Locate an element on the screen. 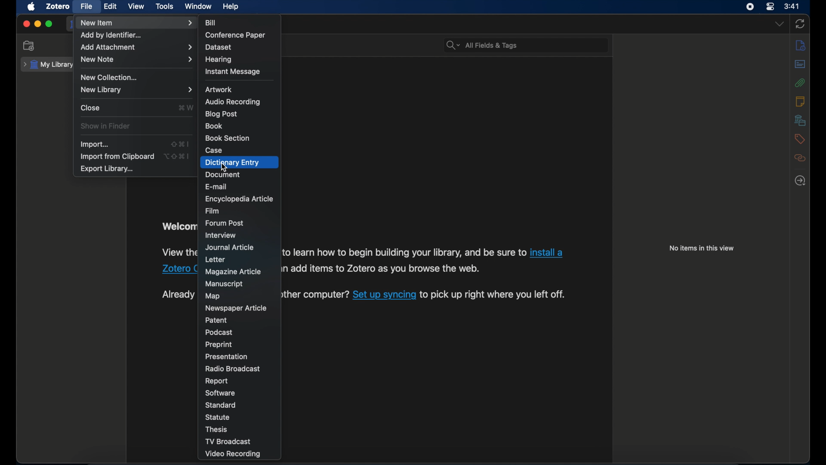 The height and width of the screenshot is (465, 826). tv broadcast is located at coordinates (228, 441).